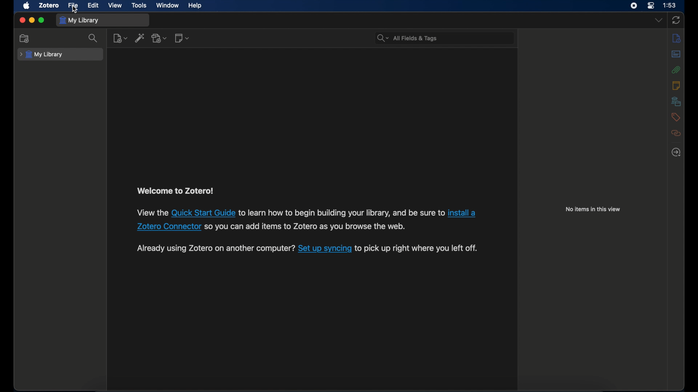 The image size is (698, 392). Describe the element at coordinates (676, 101) in the screenshot. I see `libraries` at that location.